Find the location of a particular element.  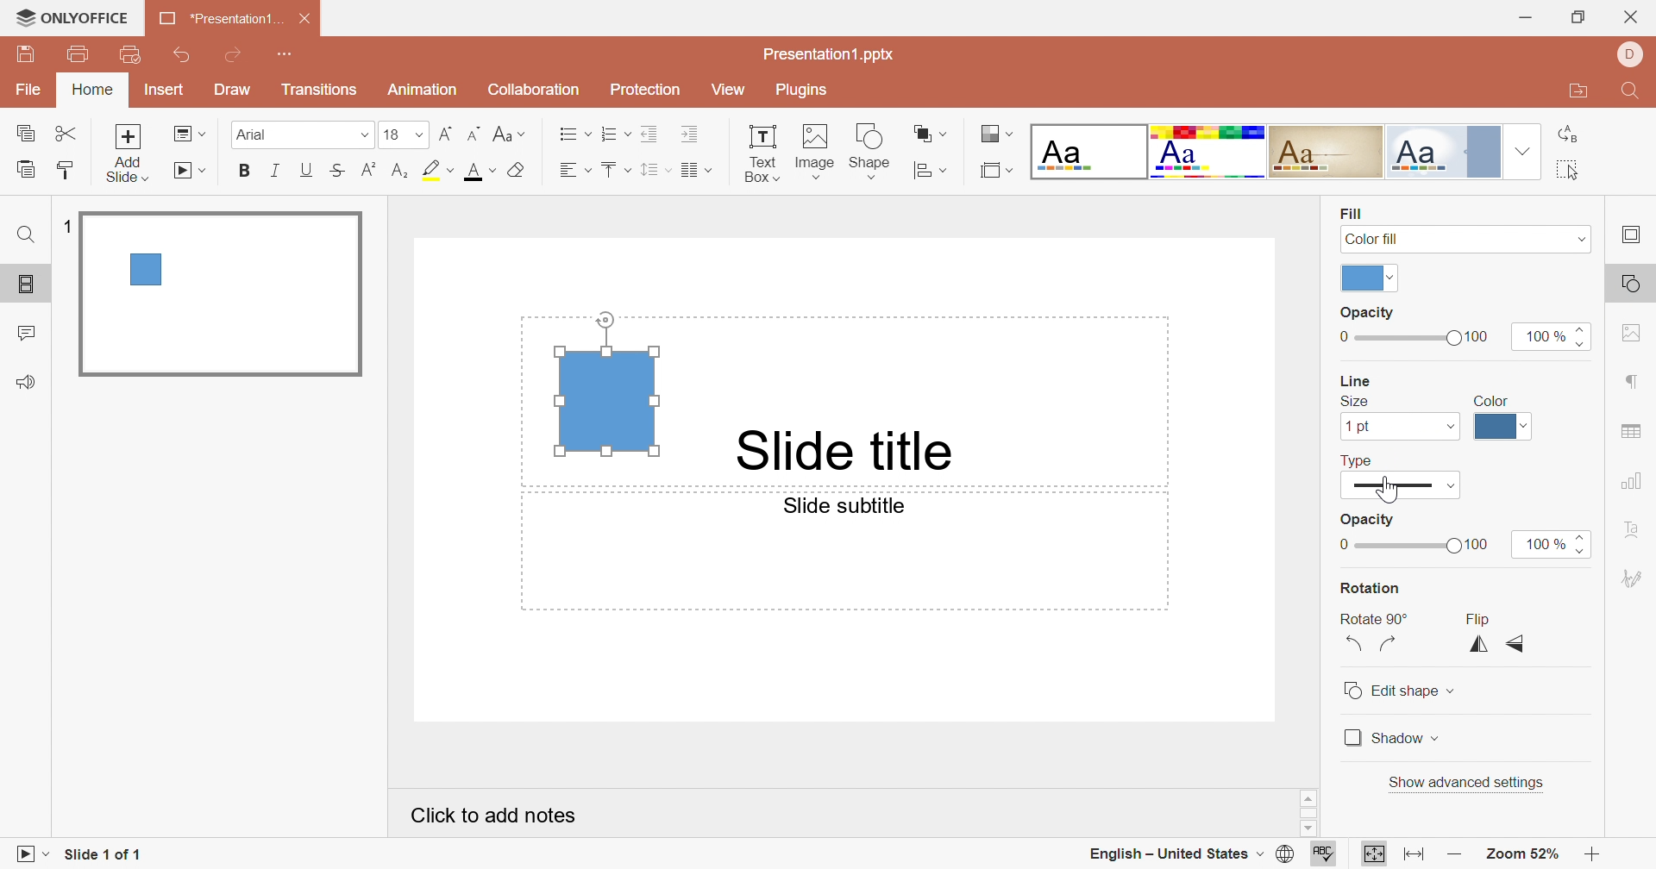

Numbering is located at coordinates (618, 137).